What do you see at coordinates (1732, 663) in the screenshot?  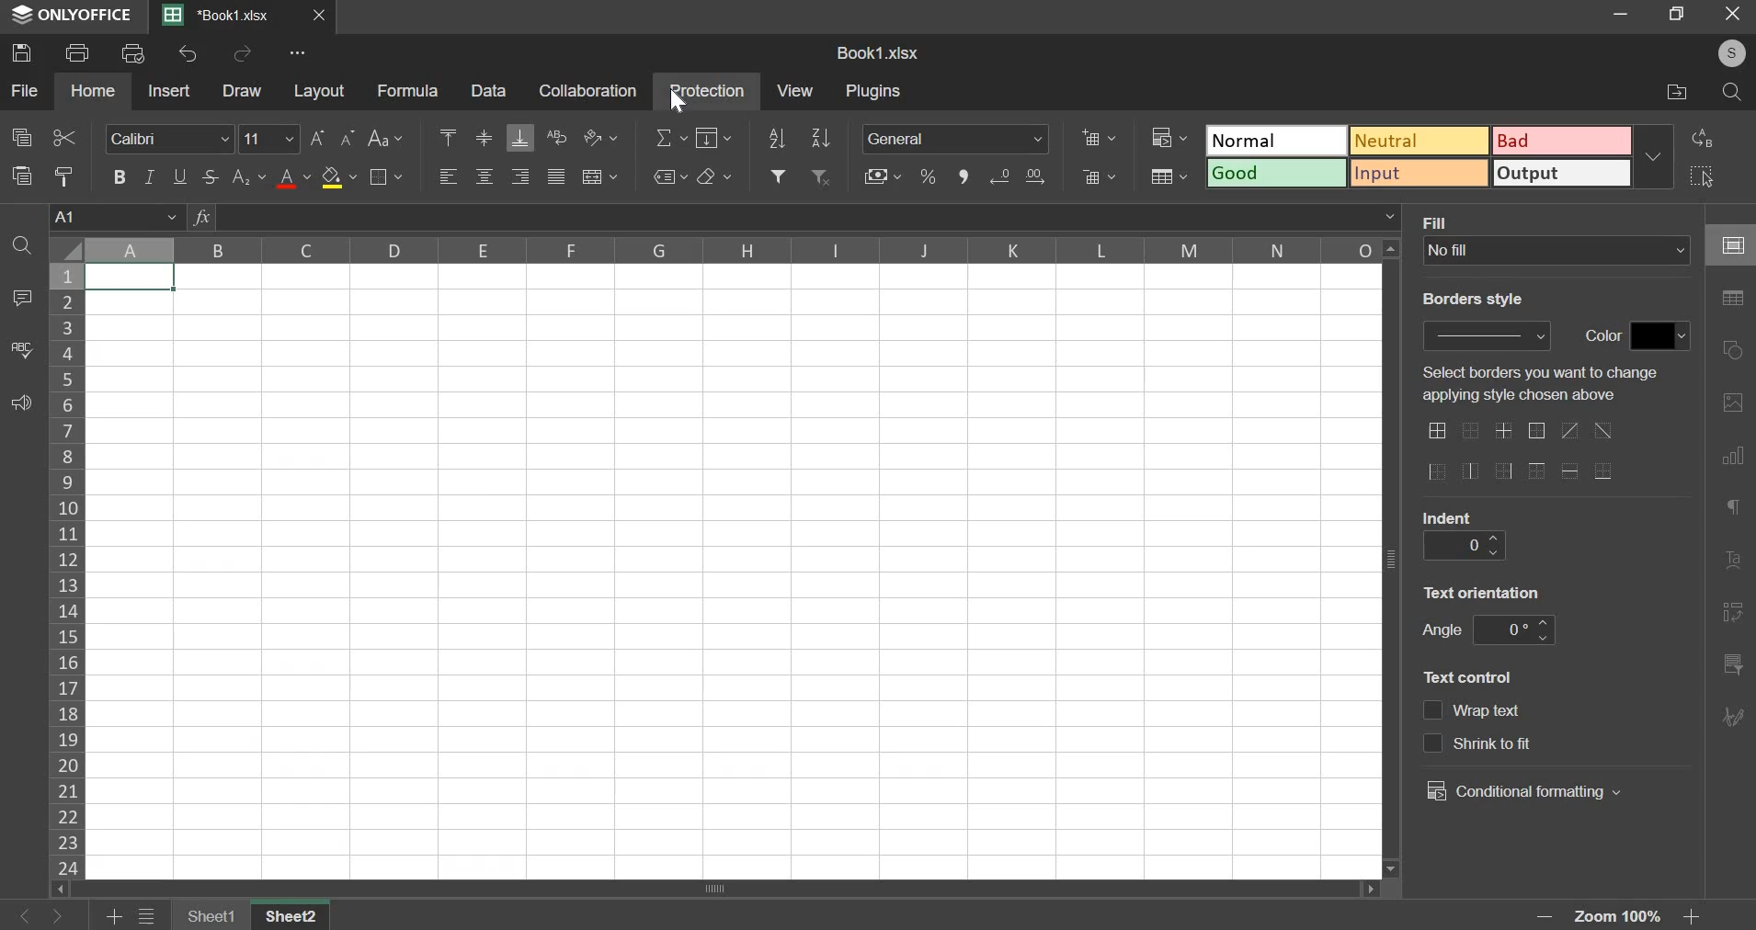 I see `right side bar` at bounding box center [1732, 663].